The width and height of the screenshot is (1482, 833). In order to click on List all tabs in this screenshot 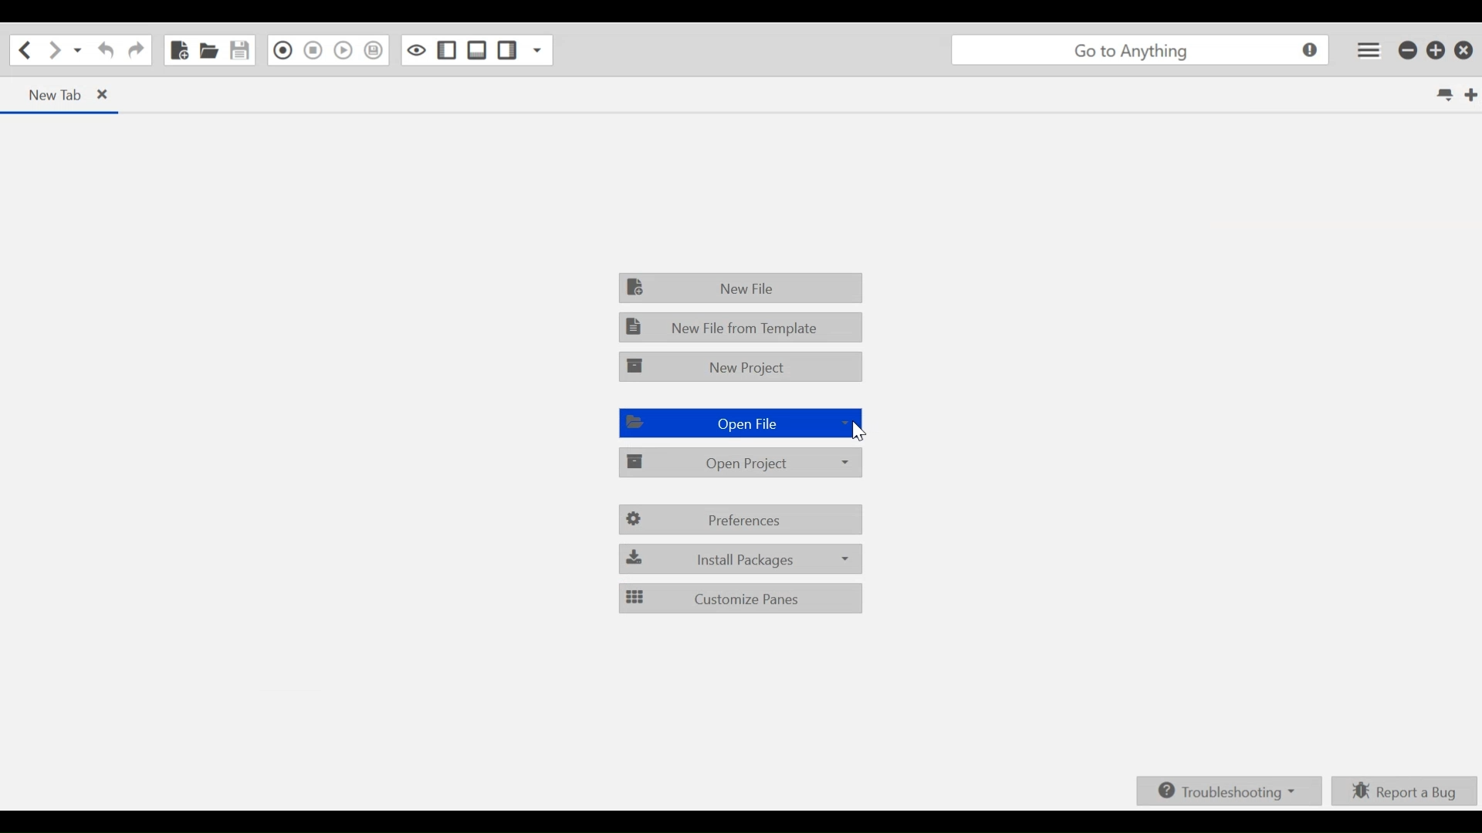, I will do `click(1443, 95)`.